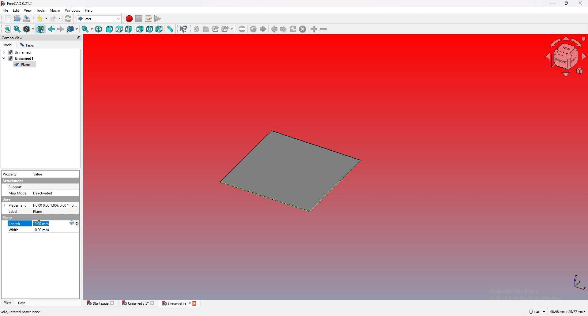 This screenshot has width=588, height=316. What do you see at coordinates (61, 29) in the screenshot?
I see `forward` at bounding box center [61, 29].